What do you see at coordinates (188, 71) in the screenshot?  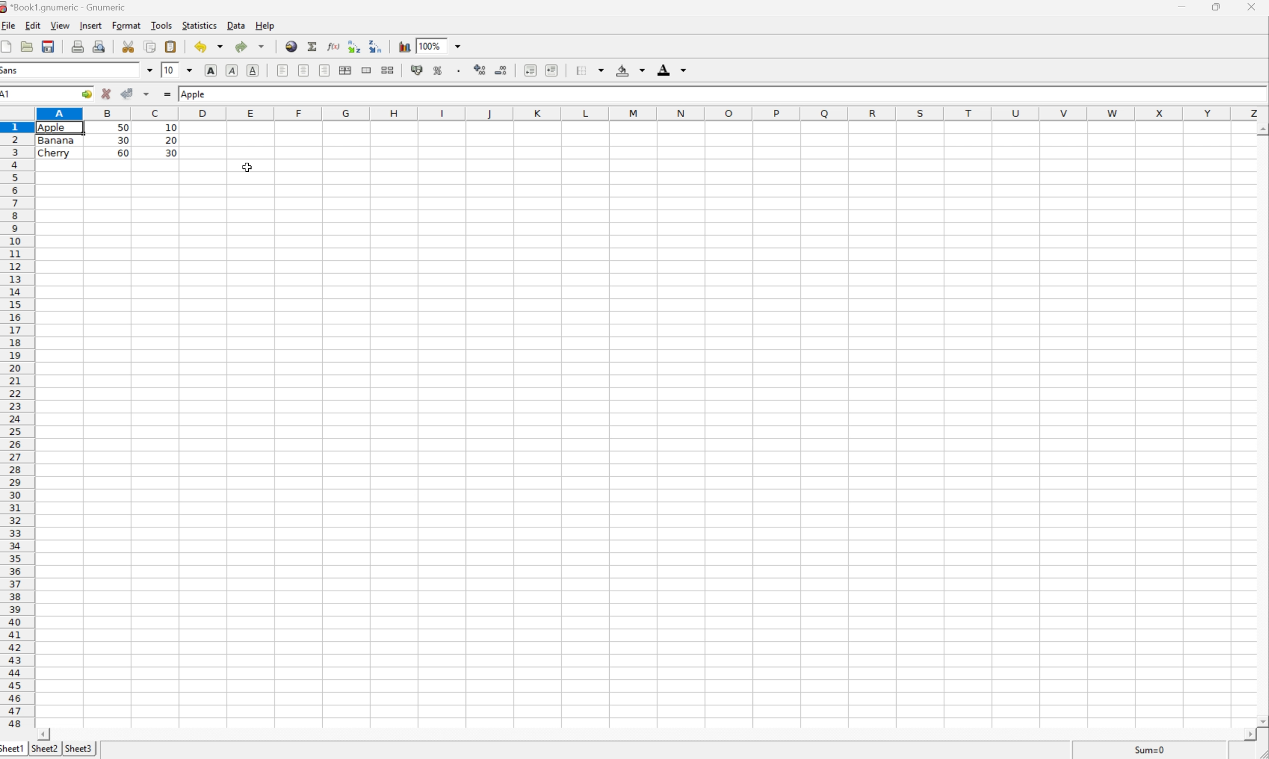 I see `drop down` at bounding box center [188, 71].